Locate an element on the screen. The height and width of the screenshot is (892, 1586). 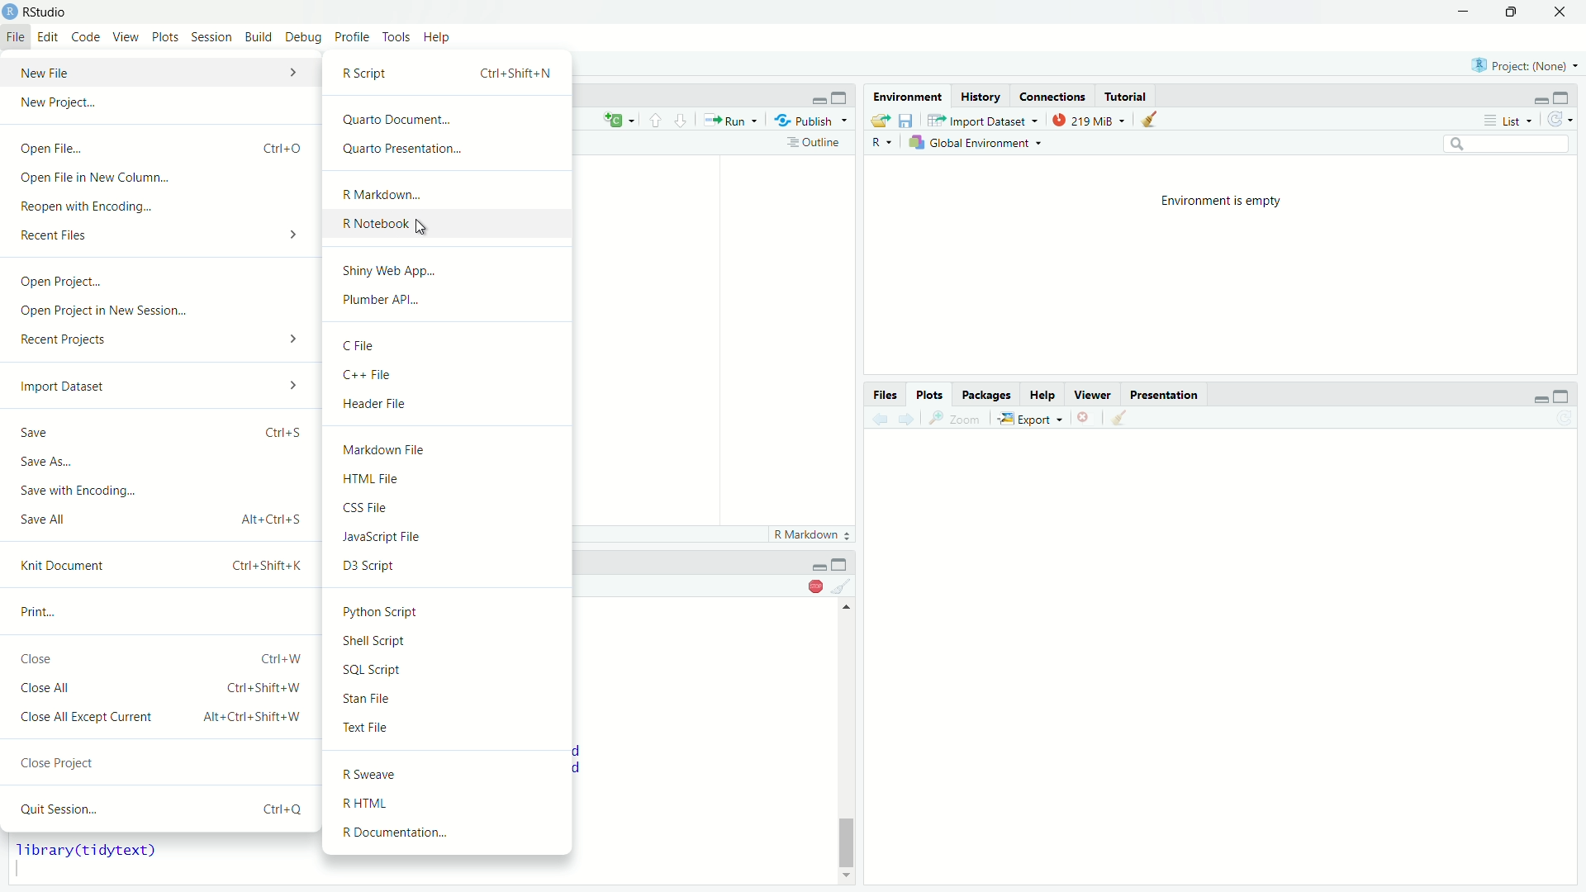
import database is located at coordinates (984, 121).